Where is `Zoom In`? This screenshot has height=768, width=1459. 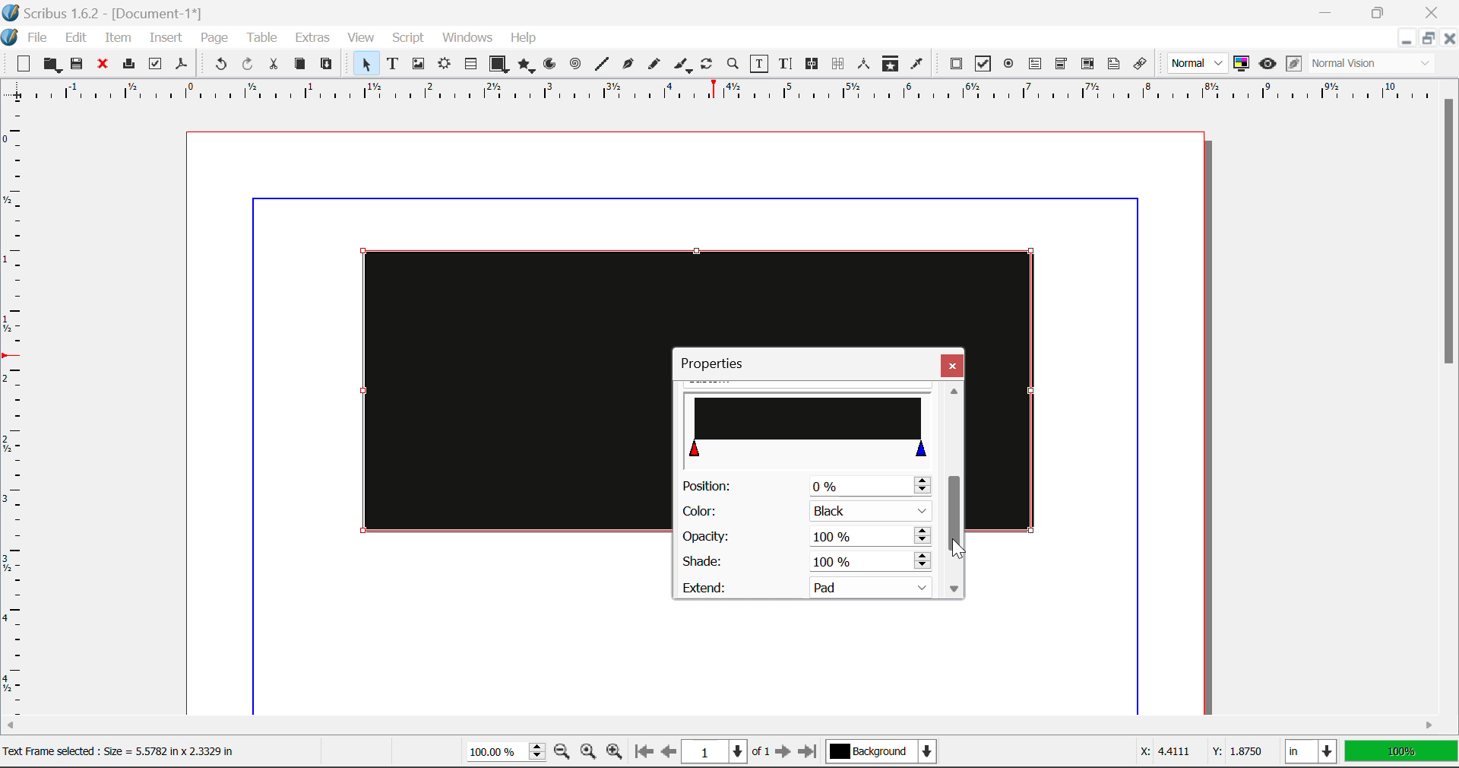
Zoom In is located at coordinates (615, 754).